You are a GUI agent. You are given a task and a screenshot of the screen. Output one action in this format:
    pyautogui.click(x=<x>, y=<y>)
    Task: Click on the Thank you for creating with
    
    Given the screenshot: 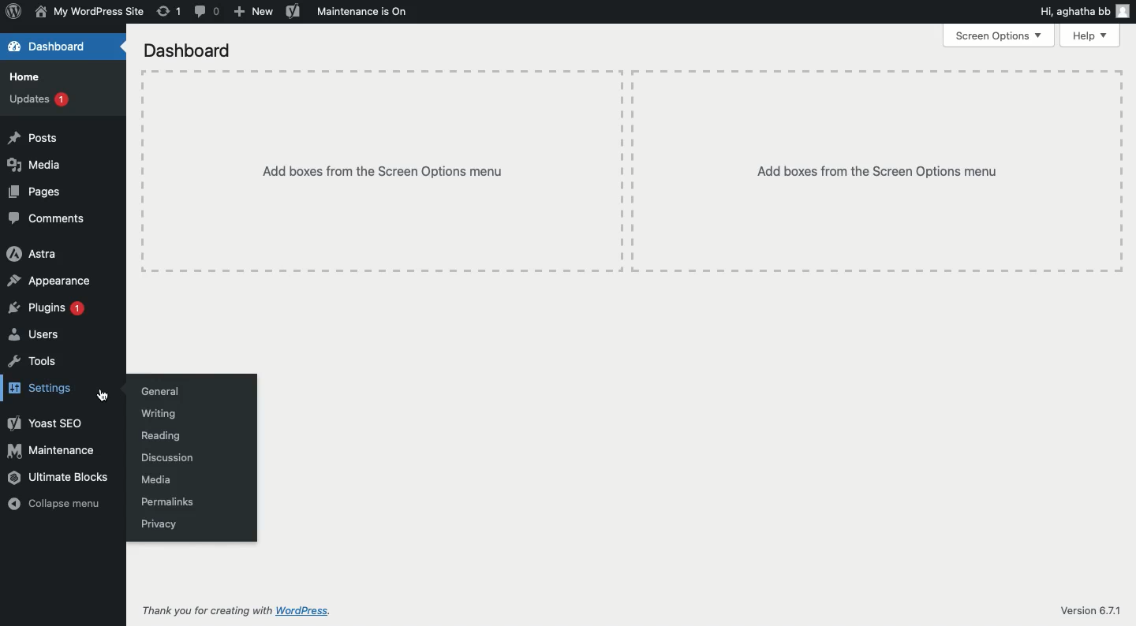 What is the action you would take?
    pyautogui.click(x=207, y=611)
    